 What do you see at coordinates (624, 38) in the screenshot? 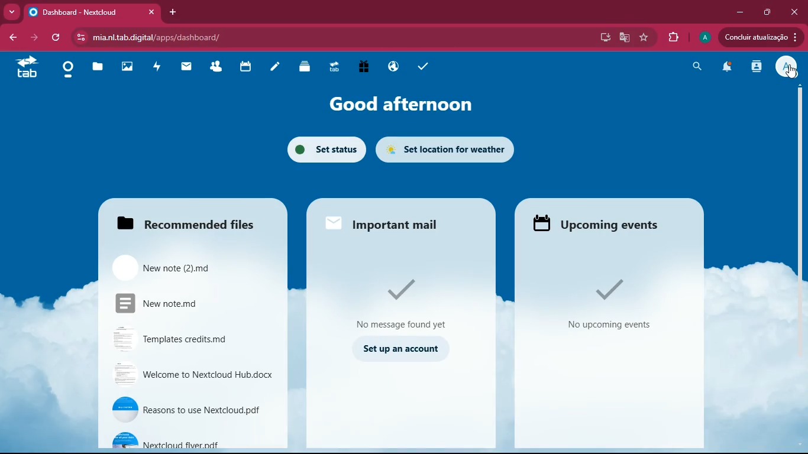
I see `google translate` at bounding box center [624, 38].